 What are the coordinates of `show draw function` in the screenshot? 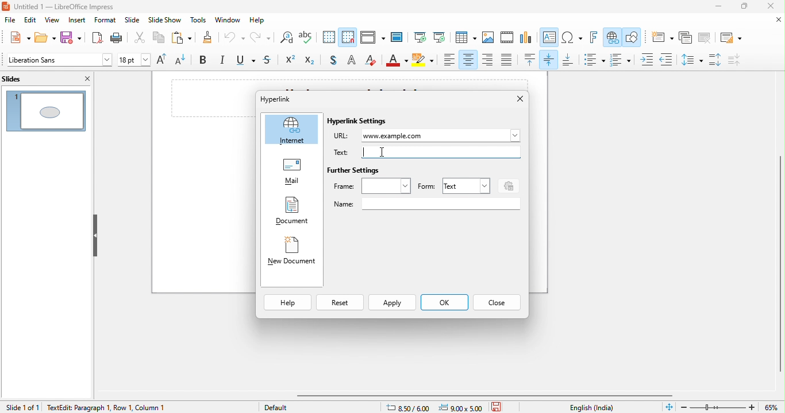 It's located at (633, 38).